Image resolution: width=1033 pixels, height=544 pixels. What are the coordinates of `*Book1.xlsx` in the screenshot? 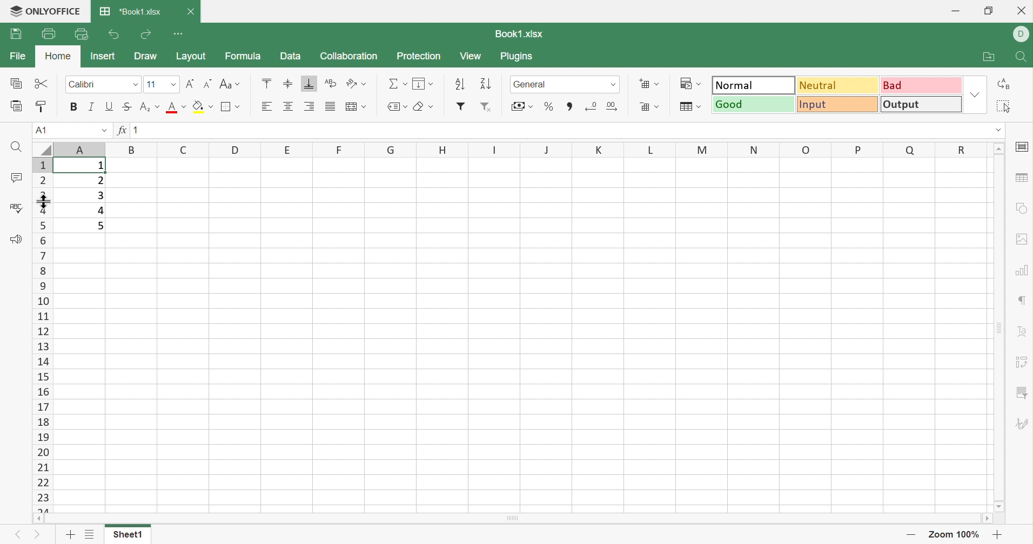 It's located at (132, 12).